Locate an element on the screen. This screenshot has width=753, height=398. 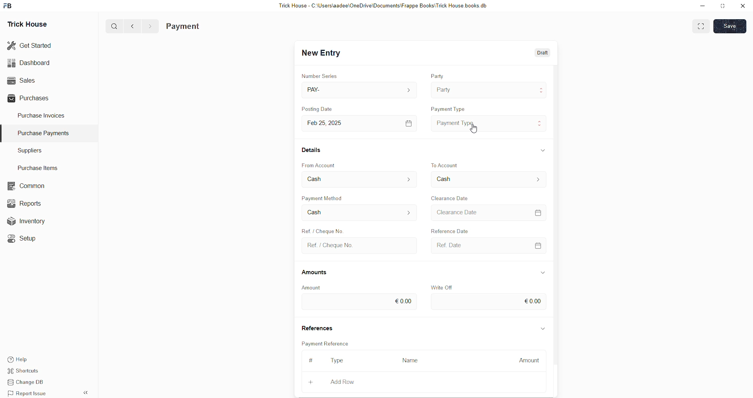
To Account is located at coordinates (446, 165).